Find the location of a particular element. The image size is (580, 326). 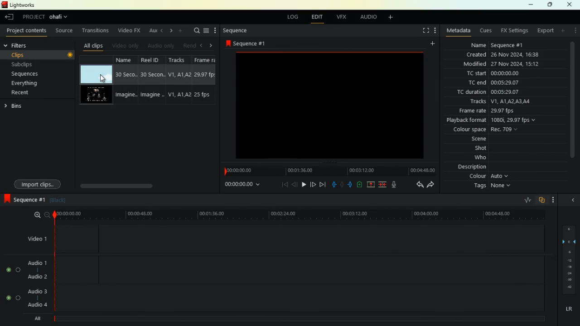

rate is located at coordinates (528, 200).